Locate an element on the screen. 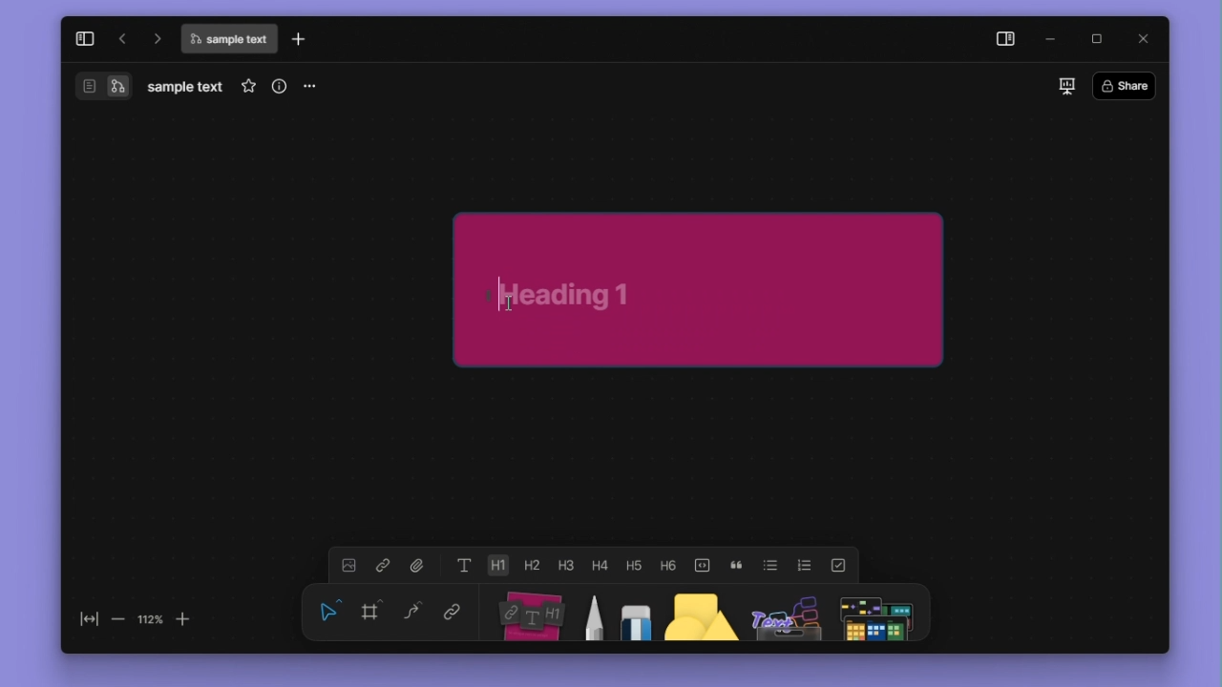 The width and height of the screenshot is (1222, 687). zoom out is located at coordinates (119, 620).